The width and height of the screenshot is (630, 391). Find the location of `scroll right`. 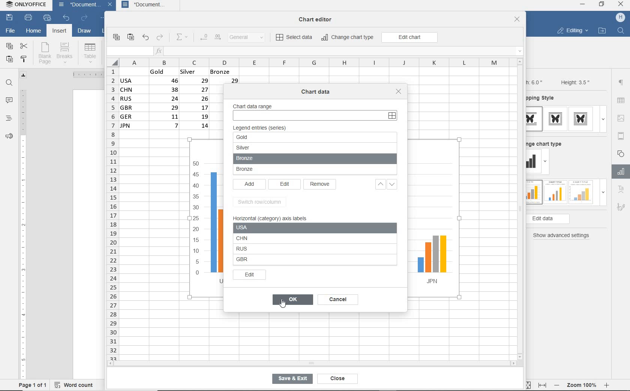

scroll right is located at coordinates (515, 364).